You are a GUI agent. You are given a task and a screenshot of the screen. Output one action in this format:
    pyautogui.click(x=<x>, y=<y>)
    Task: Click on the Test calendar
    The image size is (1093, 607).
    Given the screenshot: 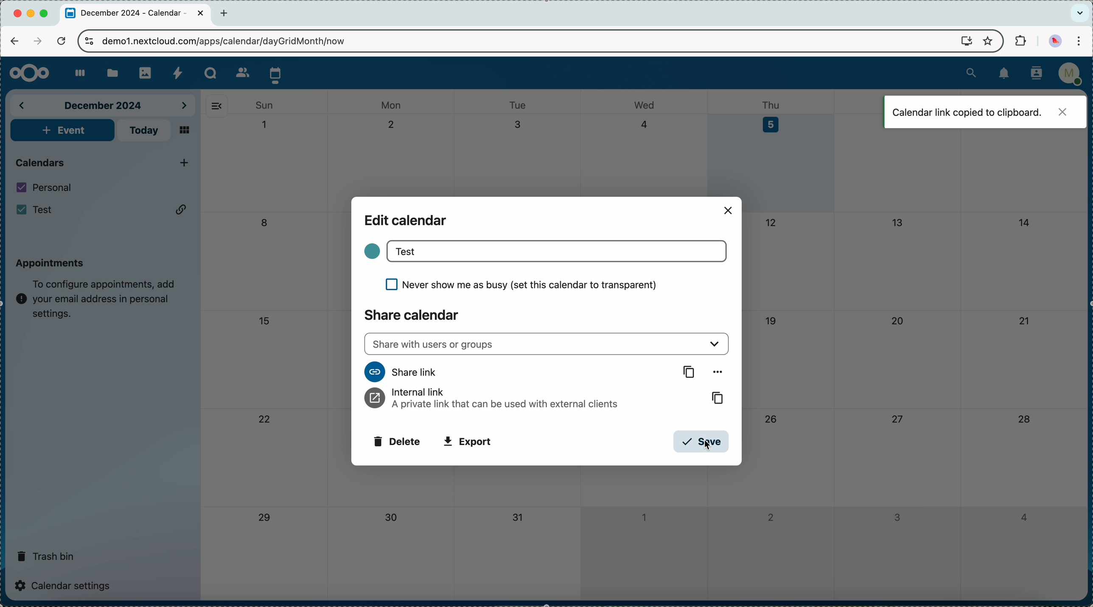 What is the action you would take?
    pyautogui.click(x=104, y=210)
    